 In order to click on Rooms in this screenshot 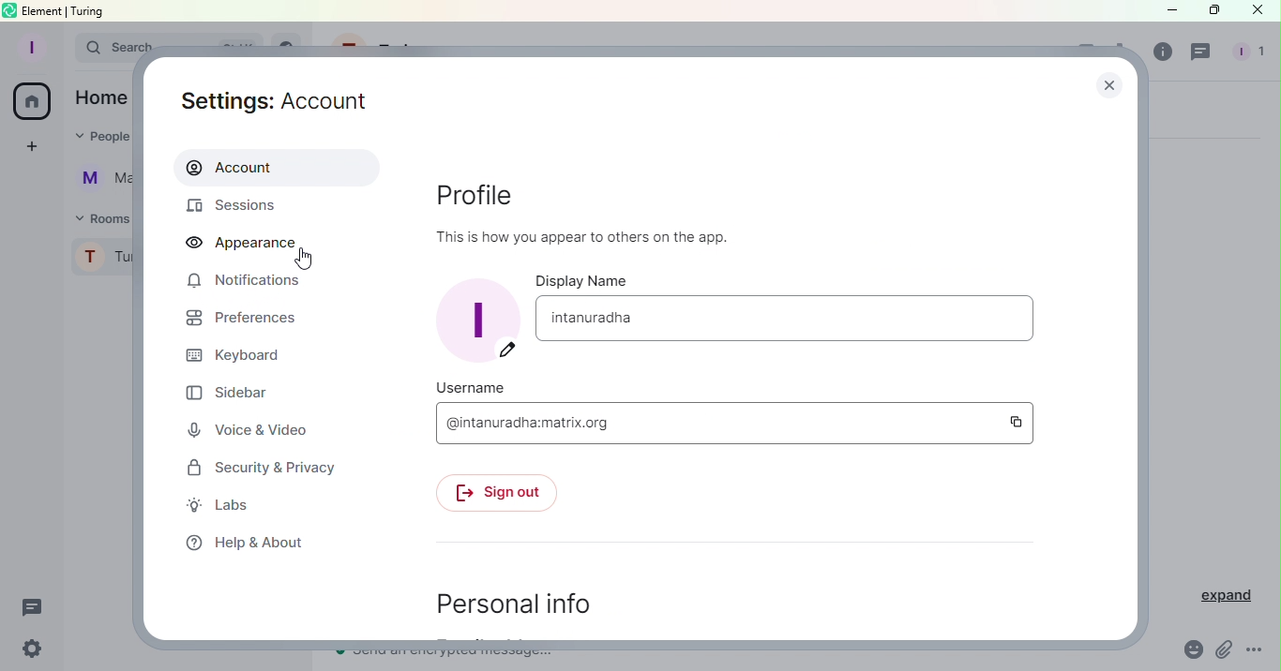, I will do `click(106, 218)`.